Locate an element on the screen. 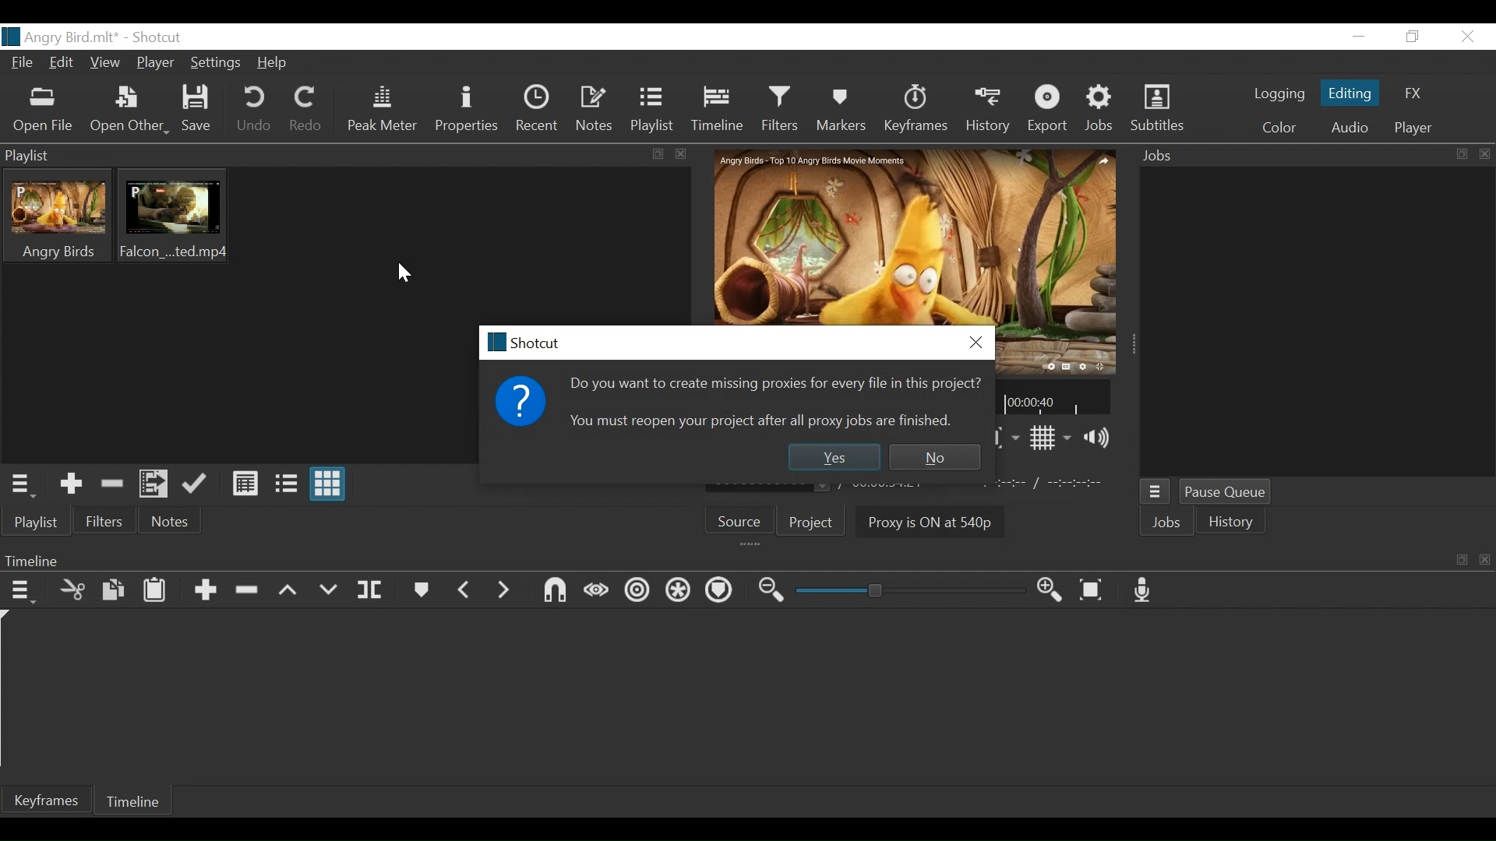  Timeline Panel is located at coordinates (743, 558).